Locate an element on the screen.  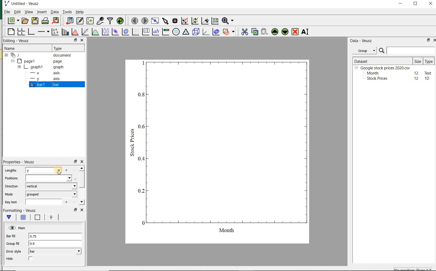
input field is located at coordinates (50, 178).